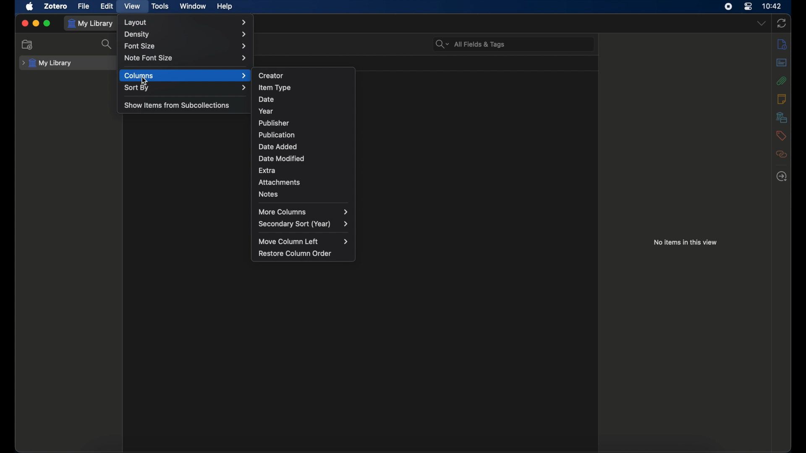 The image size is (806, 453). I want to click on date, so click(266, 99).